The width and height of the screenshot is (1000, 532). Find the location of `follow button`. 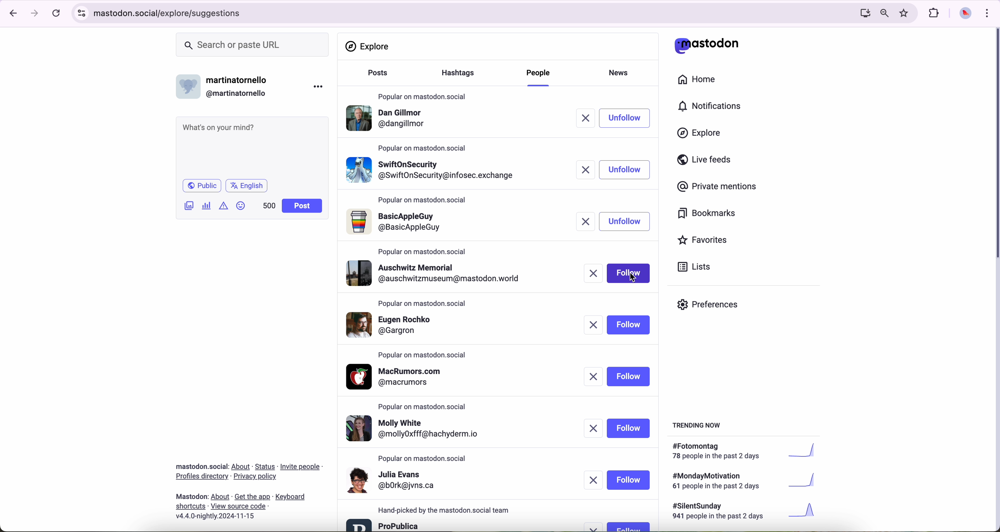

follow button is located at coordinates (628, 428).